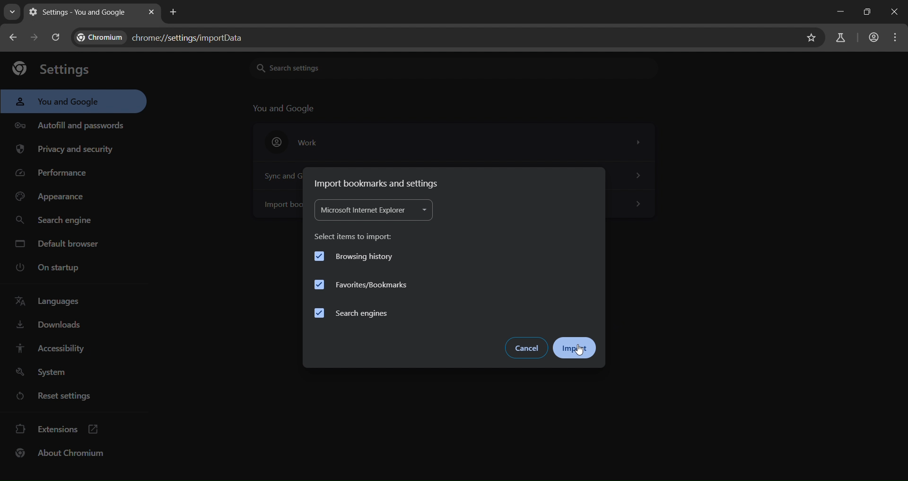 The image size is (908, 481). I want to click on default browser, so click(61, 243).